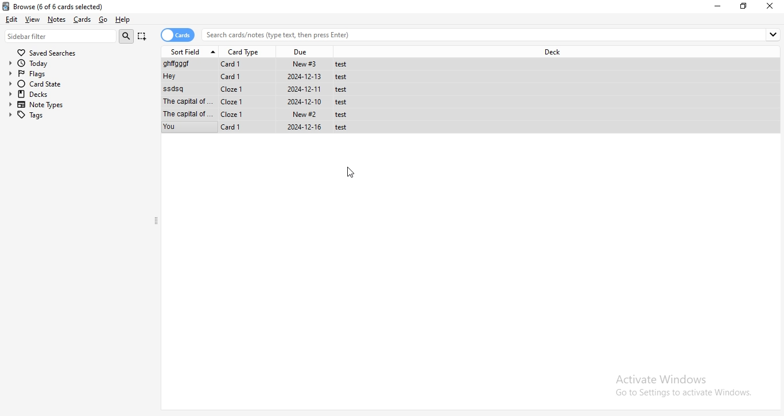 The image size is (784, 416). Describe the element at coordinates (746, 6) in the screenshot. I see `Maximize` at that location.